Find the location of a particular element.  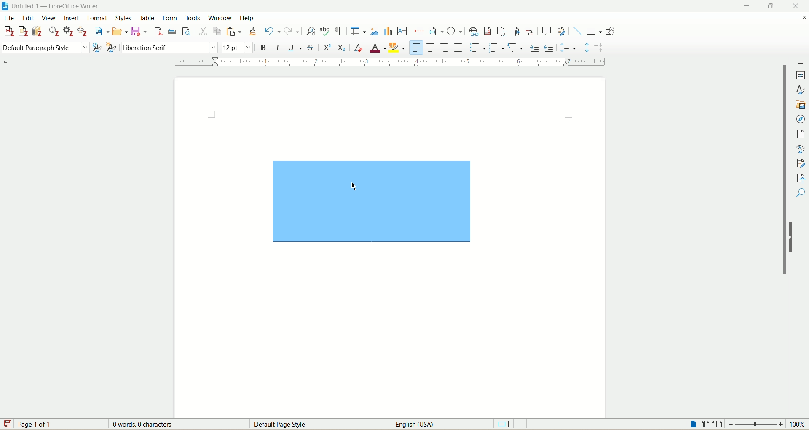

add note is located at coordinates (24, 32).